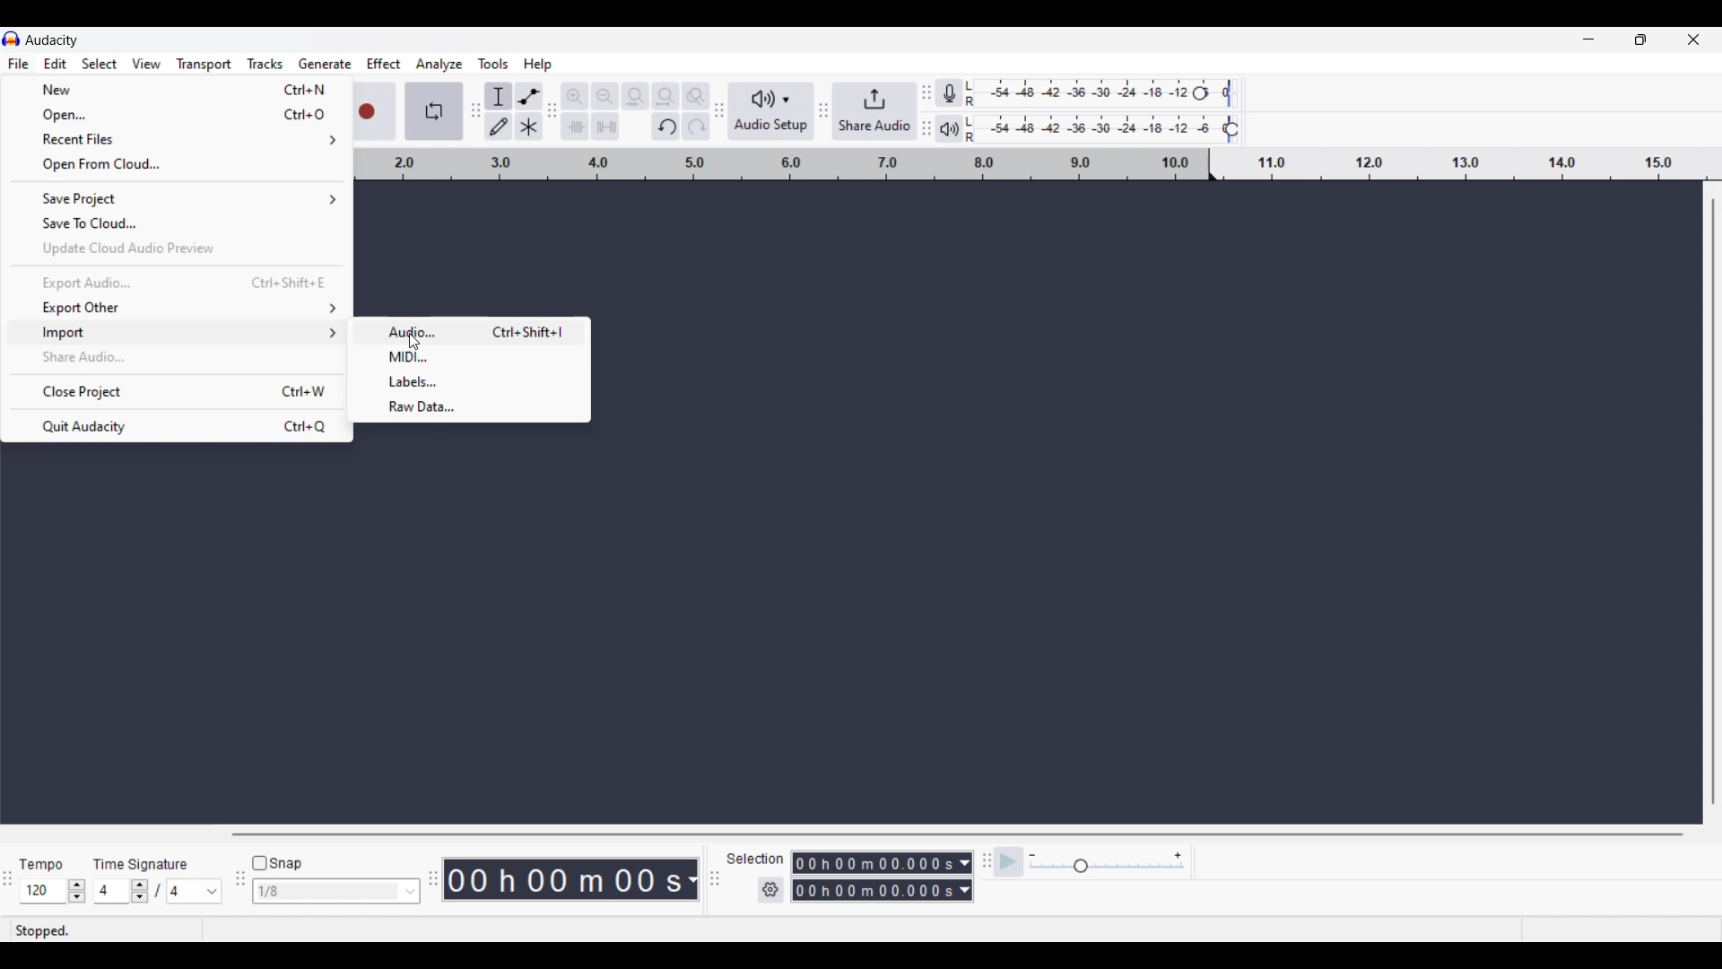 Image resolution: width=1722 pixels, height=969 pixels. What do you see at coordinates (469, 382) in the screenshot?
I see `Labels` at bounding box center [469, 382].